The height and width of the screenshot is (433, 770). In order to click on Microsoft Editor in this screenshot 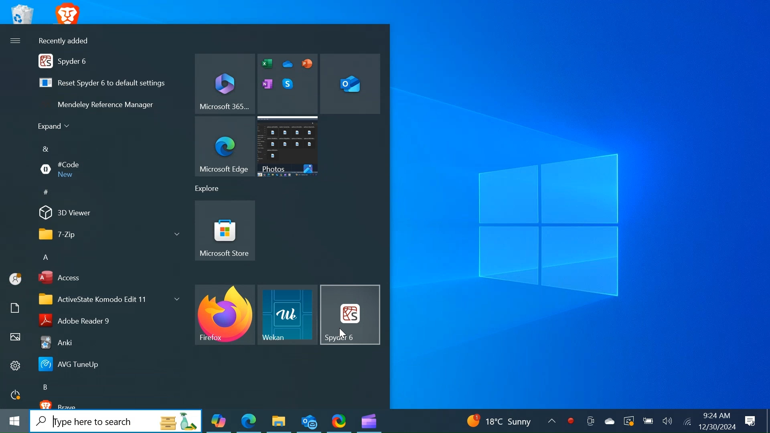, I will do `click(288, 83)`.